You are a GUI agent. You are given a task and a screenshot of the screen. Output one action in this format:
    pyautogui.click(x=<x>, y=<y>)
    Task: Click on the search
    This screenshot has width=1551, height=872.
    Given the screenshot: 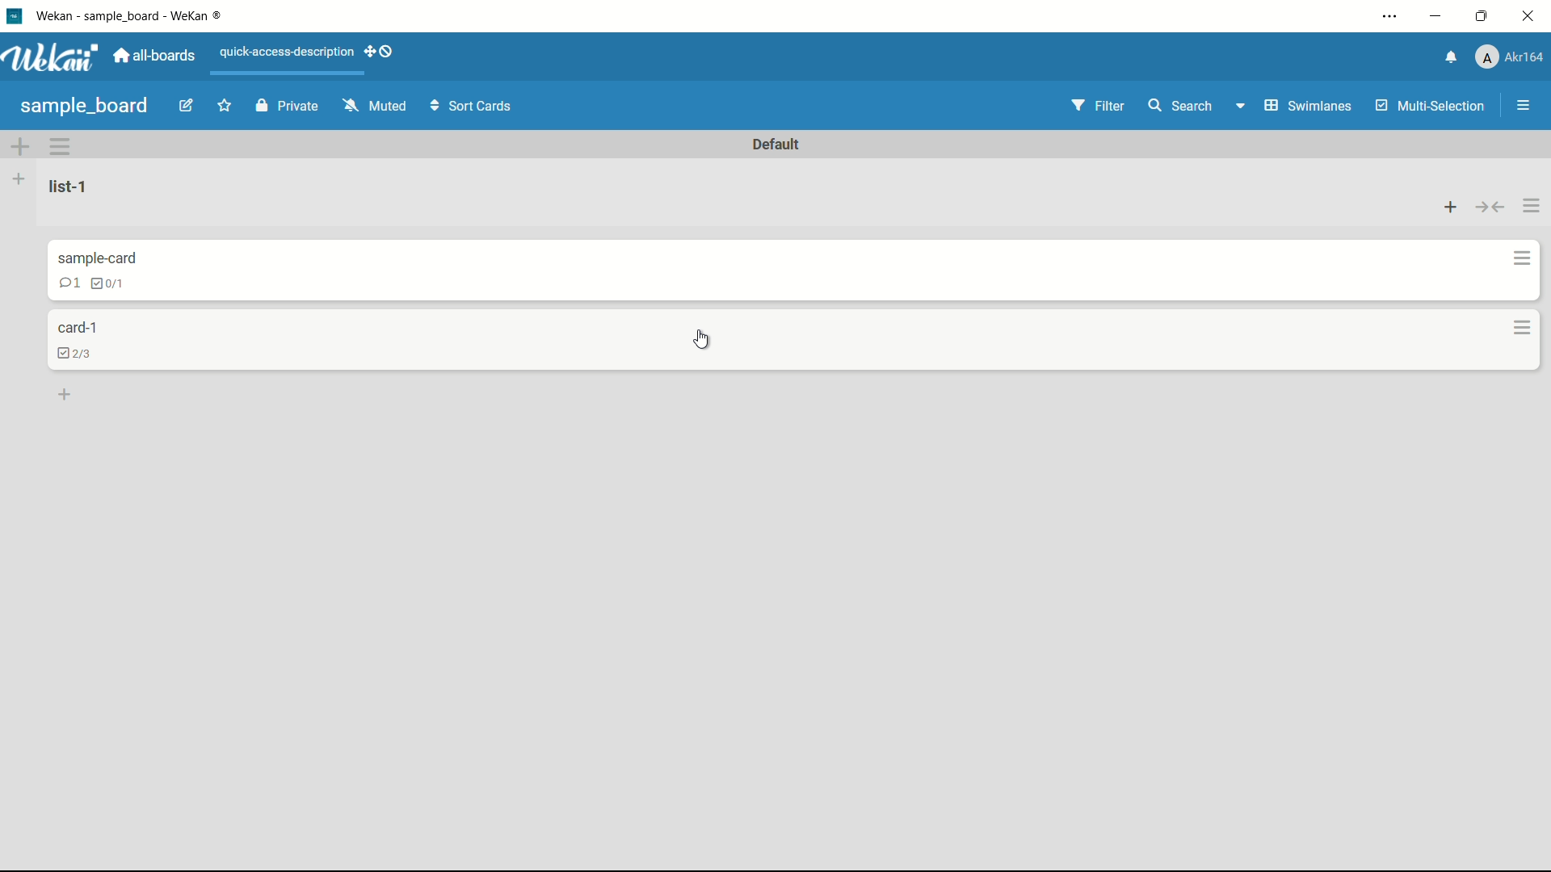 What is the action you would take?
    pyautogui.click(x=1185, y=107)
    